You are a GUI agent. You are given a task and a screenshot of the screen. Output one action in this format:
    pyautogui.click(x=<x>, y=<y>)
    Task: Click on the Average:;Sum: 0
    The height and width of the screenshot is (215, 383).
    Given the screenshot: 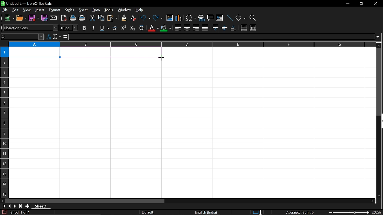 What is the action you would take?
    pyautogui.click(x=300, y=212)
    